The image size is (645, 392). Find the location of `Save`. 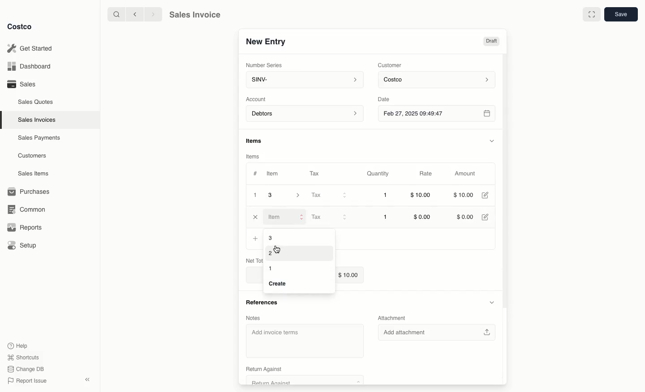

Save is located at coordinates (620, 15).